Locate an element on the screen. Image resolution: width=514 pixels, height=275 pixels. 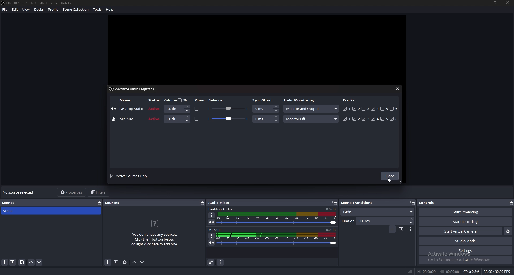
configure virtual camera is located at coordinates (508, 231).